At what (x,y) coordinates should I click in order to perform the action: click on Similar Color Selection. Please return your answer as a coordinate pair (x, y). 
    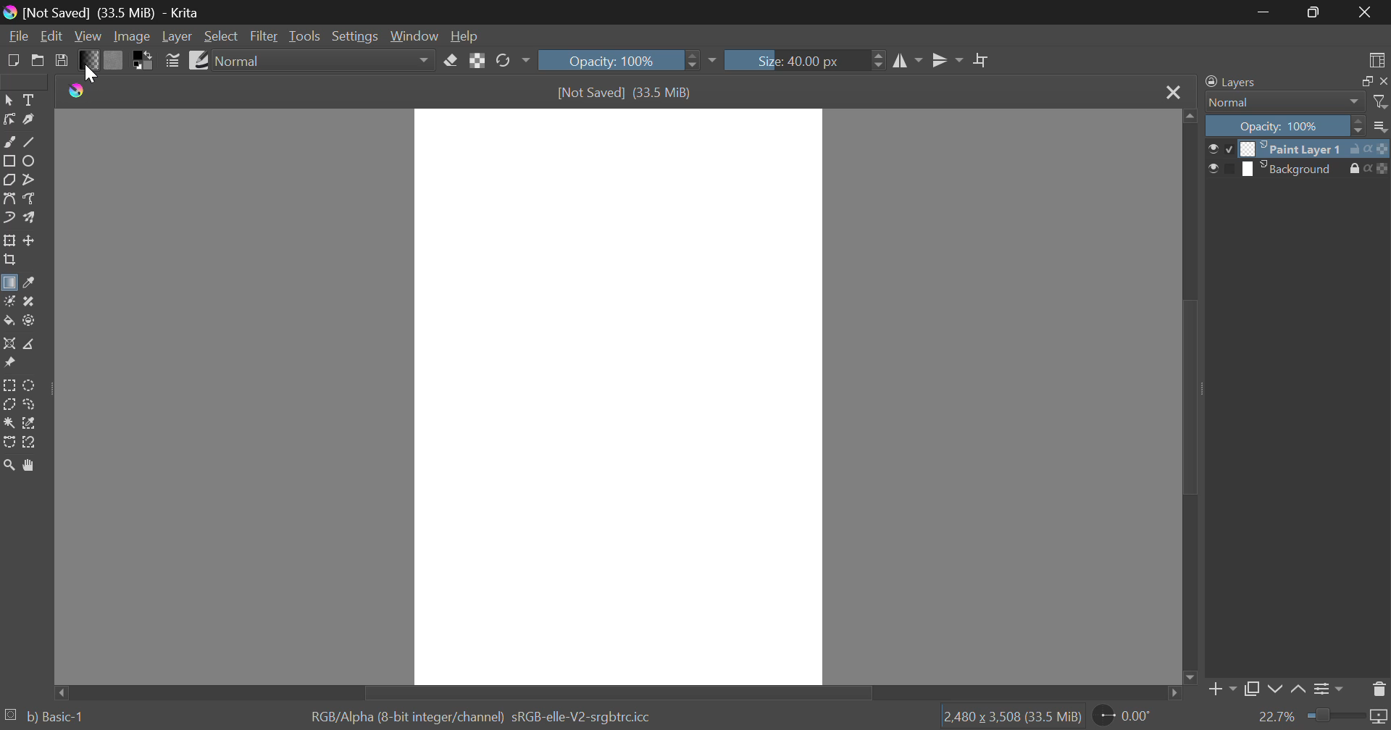
    Looking at the image, I should click on (30, 424).